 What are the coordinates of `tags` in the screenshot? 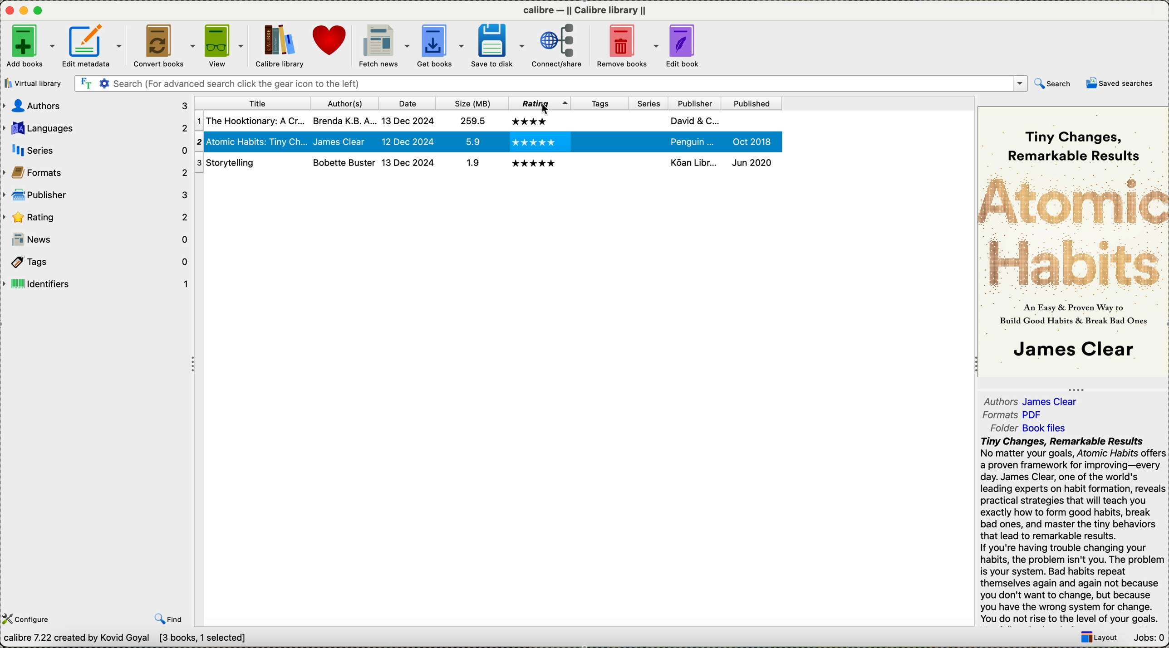 It's located at (598, 166).